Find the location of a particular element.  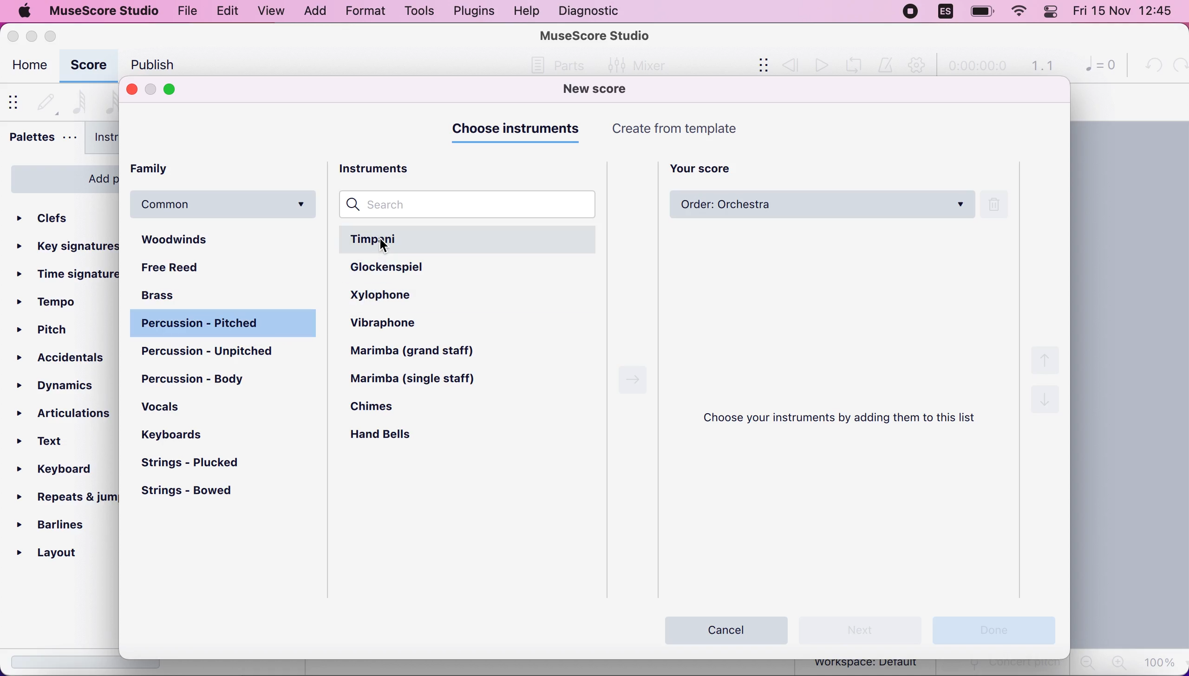

cancel is located at coordinates (727, 628).